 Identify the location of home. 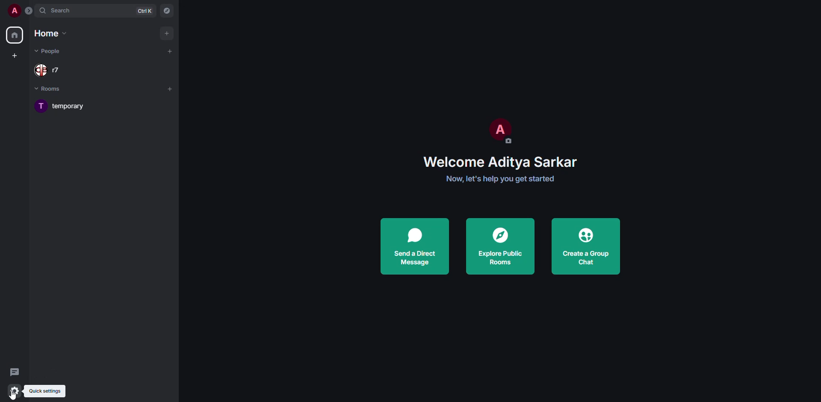
(16, 35).